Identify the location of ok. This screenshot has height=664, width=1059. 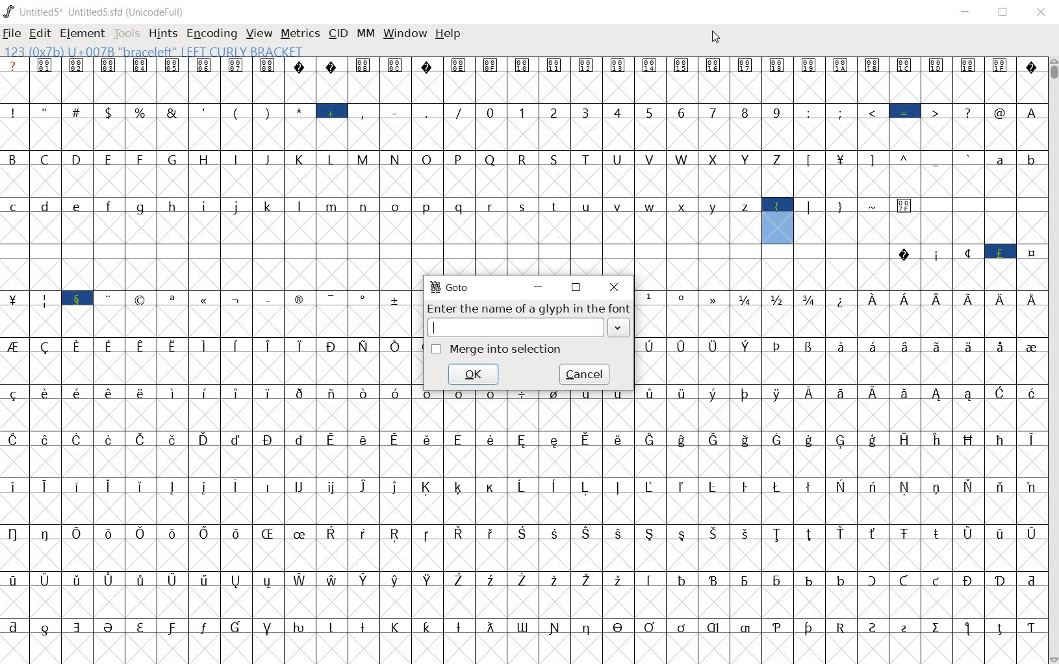
(475, 375).